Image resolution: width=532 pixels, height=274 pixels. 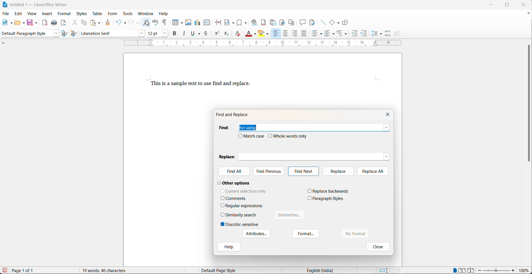 What do you see at coordinates (396, 34) in the screenshot?
I see `decrease paragraph spacing` at bounding box center [396, 34].